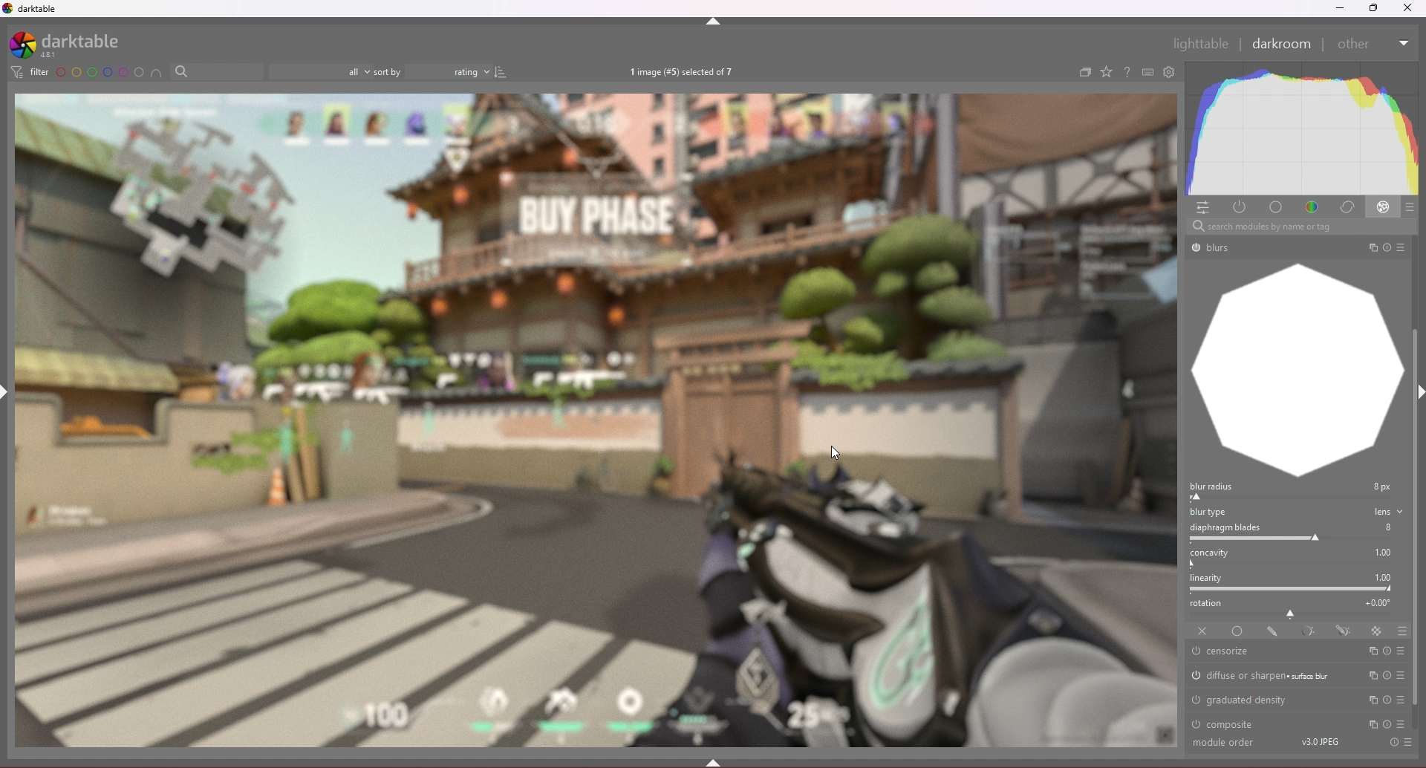 Image resolution: width=1426 pixels, height=768 pixels. Describe the element at coordinates (1319, 743) in the screenshot. I see `` at that location.